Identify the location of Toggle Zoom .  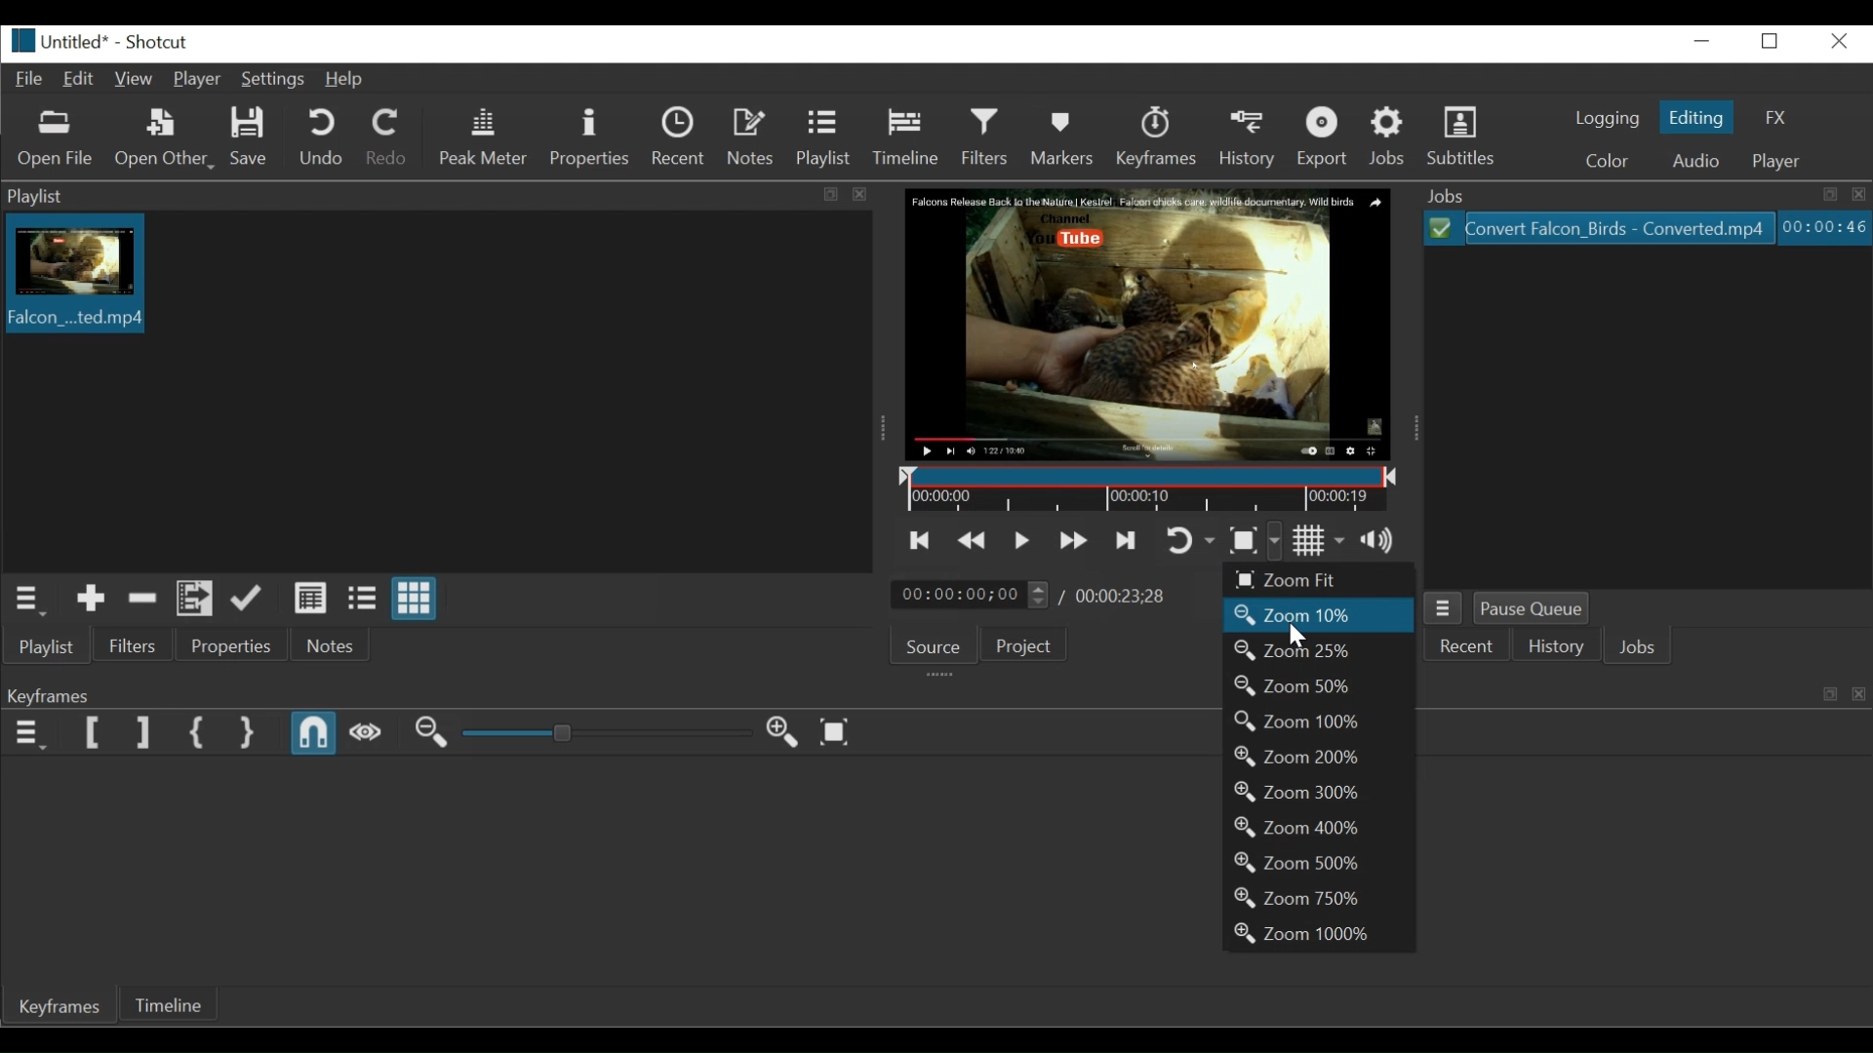
(1252, 541).